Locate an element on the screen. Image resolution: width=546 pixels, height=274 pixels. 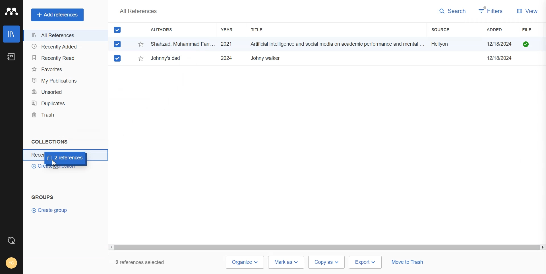
Favorites is located at coordinates (64, 69).